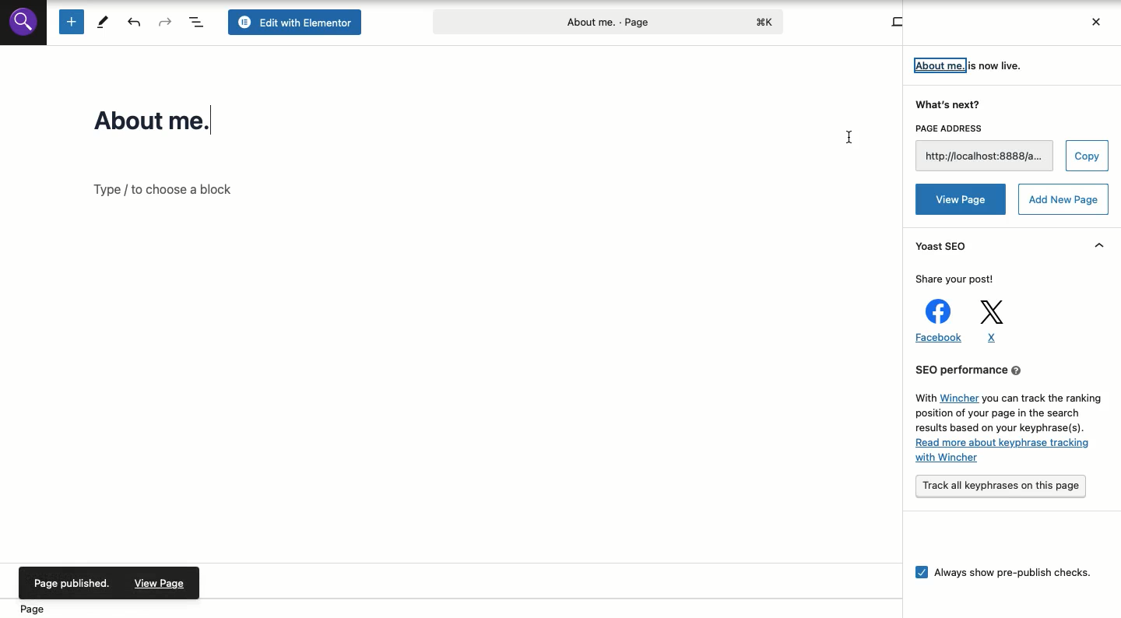 The height and width of the screenshot is (618, 1121). I want to click on Type/ choose a block, so click(175, 190).